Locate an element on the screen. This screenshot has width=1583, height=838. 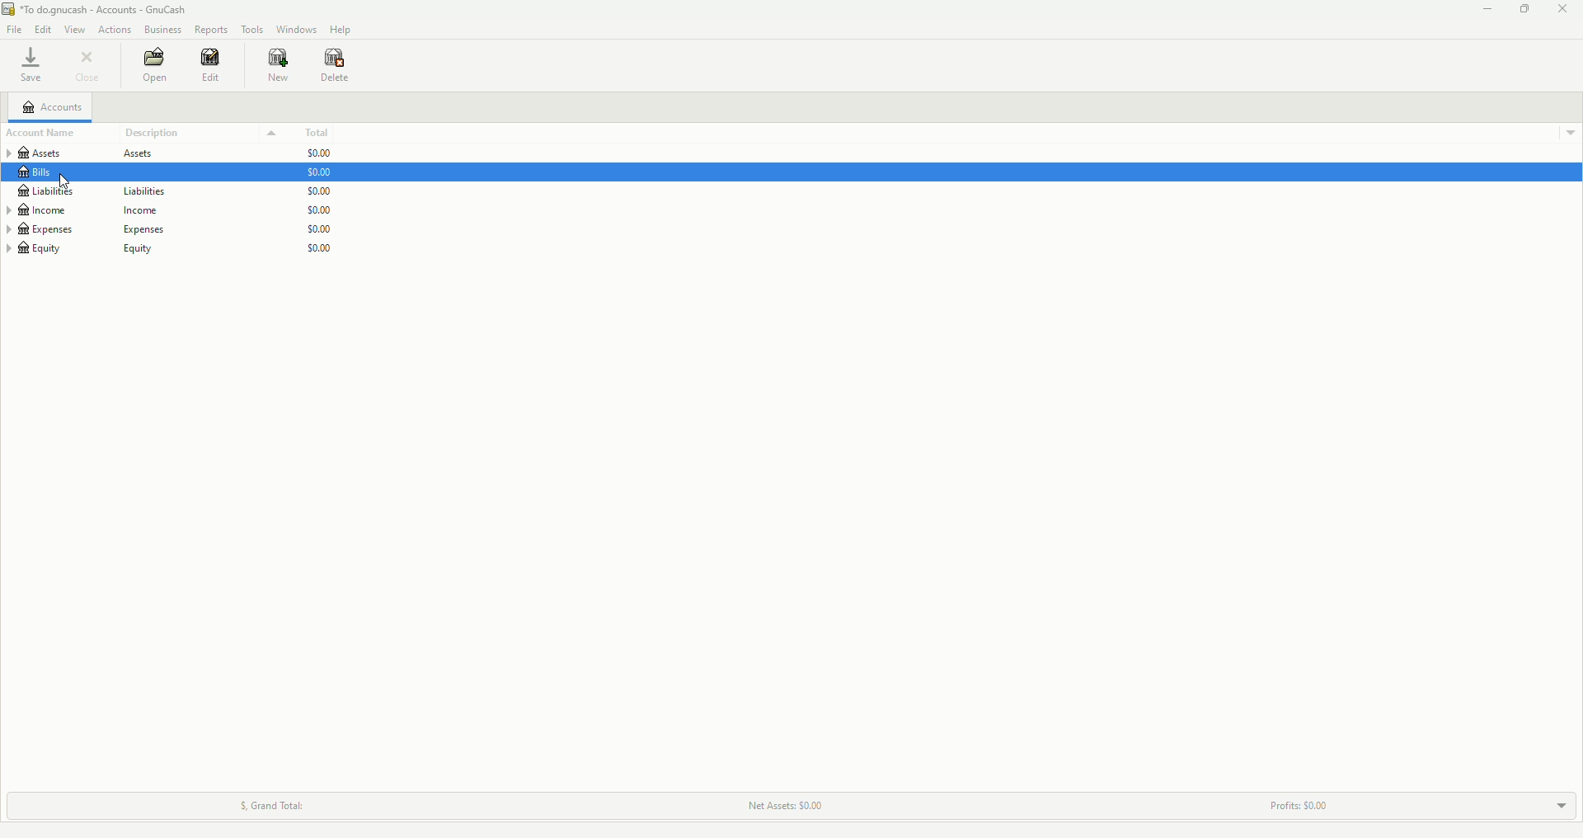
Minimize is located at coordinates (1483, 11).